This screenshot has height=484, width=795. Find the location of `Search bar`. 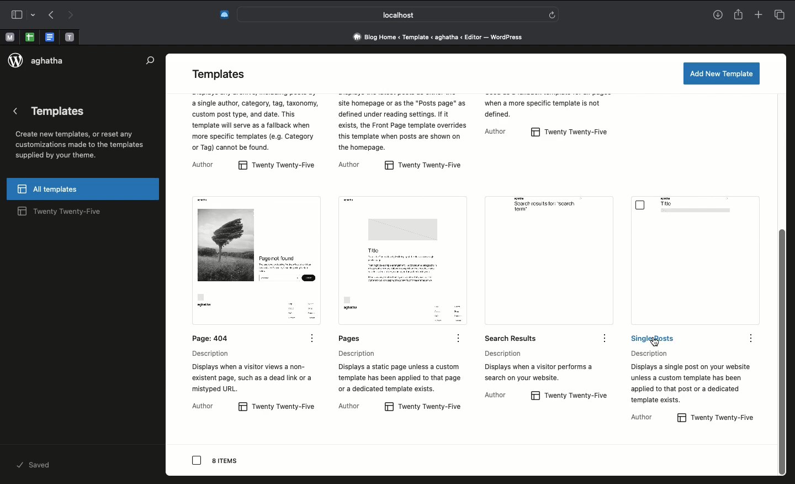

Search bar is located at coordinates (400, 14).